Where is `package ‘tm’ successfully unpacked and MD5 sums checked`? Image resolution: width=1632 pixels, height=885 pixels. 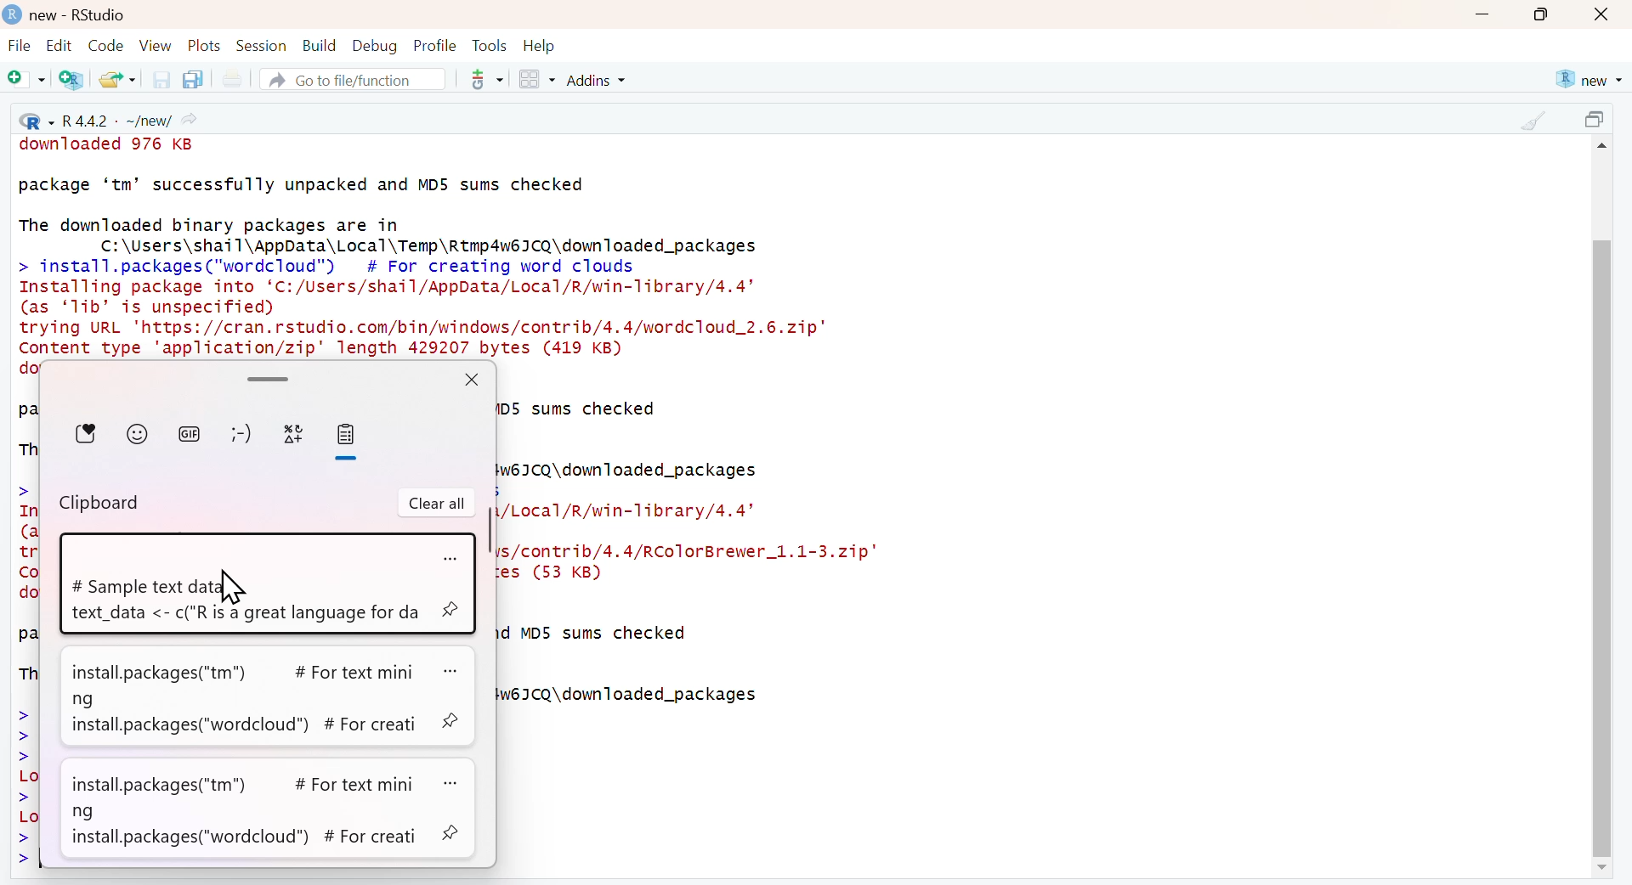 package ‘tm’ successfully unpacked and MD5 sums checked is located at coordinates (303, 184).